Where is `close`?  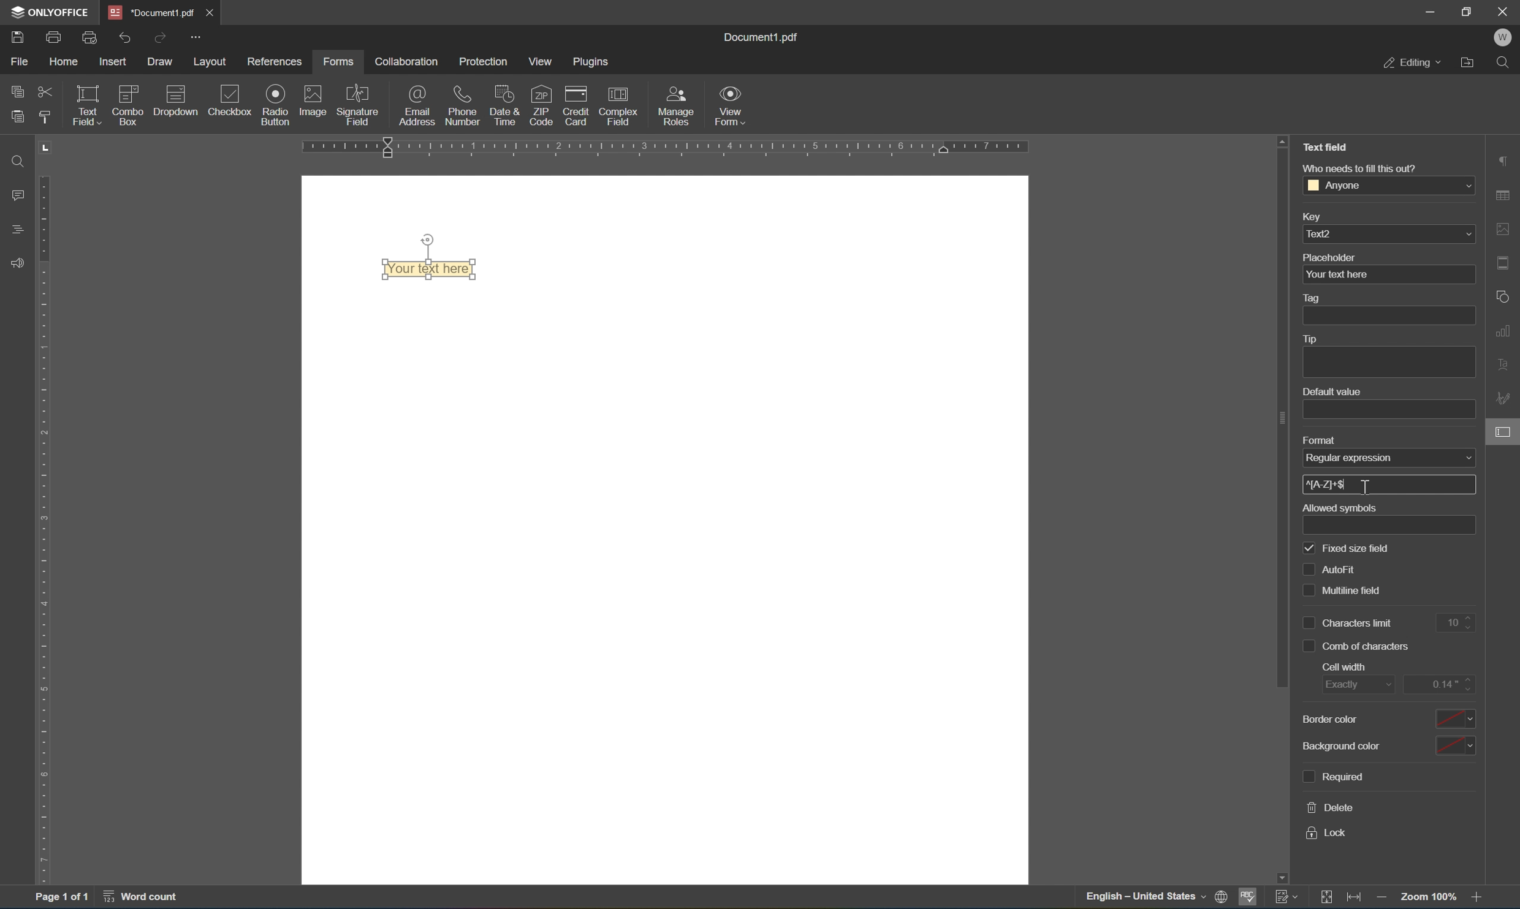 close is located at coordinates (1506, 10).